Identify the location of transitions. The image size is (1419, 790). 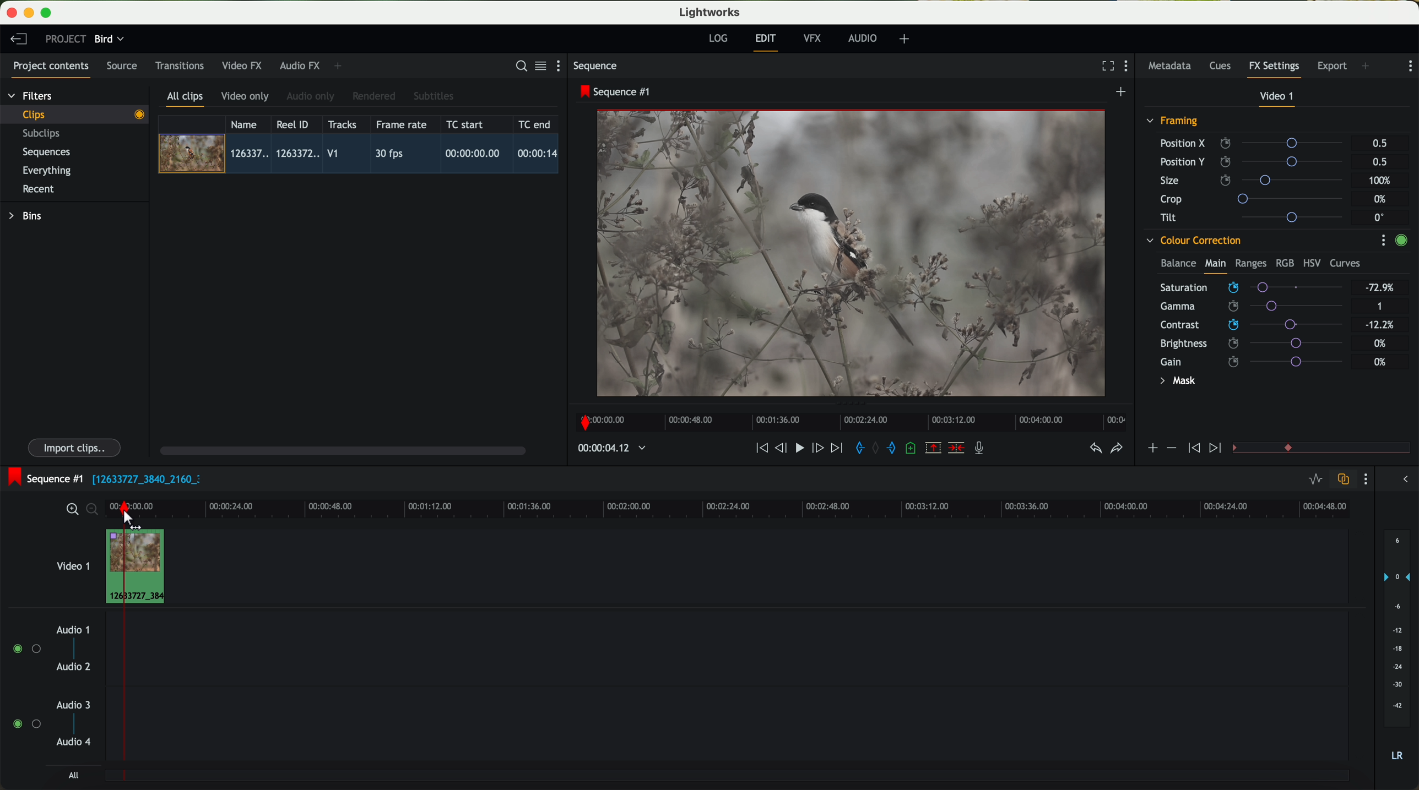
(179, 66).